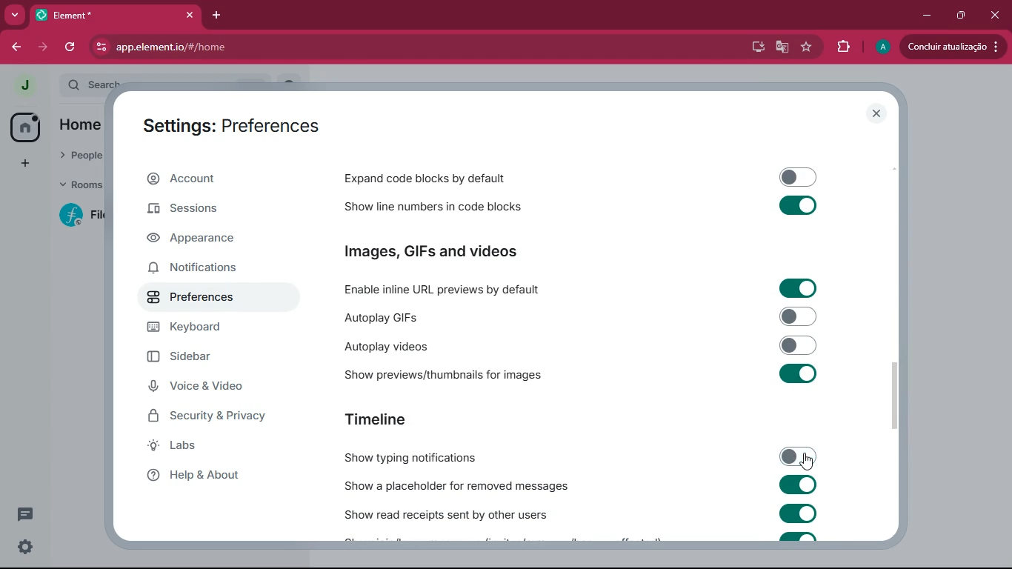 The height and width of the screenshot is (569, 1012). I want to click on vertical scrollbar, so click(896, 398).